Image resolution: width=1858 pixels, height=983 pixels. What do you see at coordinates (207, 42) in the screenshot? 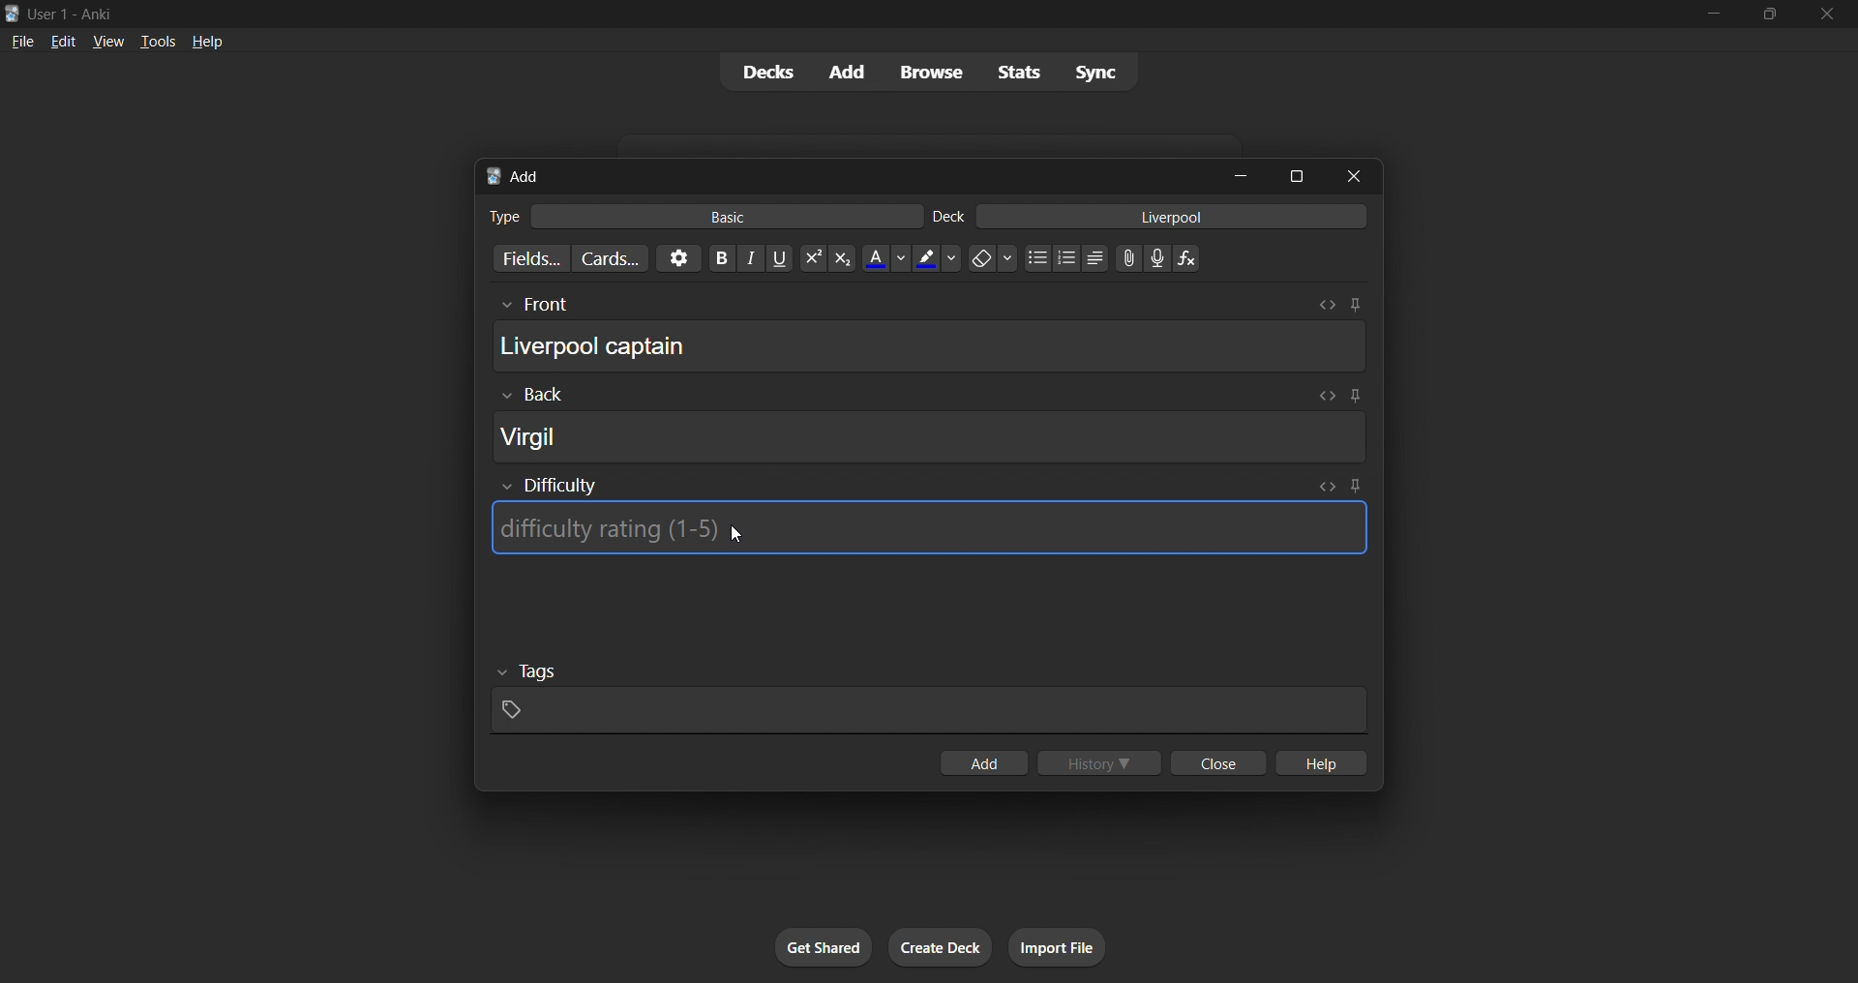
I see `help` at bounding box center [207, 42].